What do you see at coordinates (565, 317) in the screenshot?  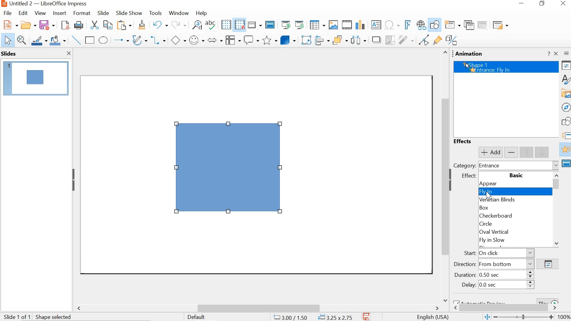 I see `zoom factor` at bounding box center [565, 317].